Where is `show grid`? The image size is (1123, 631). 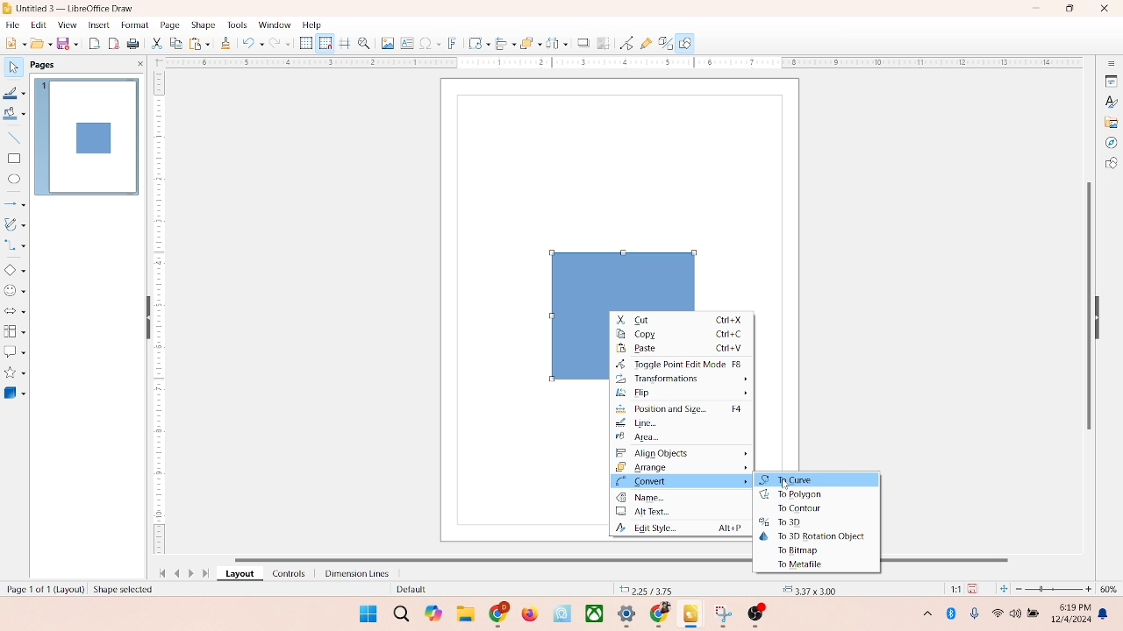 show grid is located at coordinates (305, 44).